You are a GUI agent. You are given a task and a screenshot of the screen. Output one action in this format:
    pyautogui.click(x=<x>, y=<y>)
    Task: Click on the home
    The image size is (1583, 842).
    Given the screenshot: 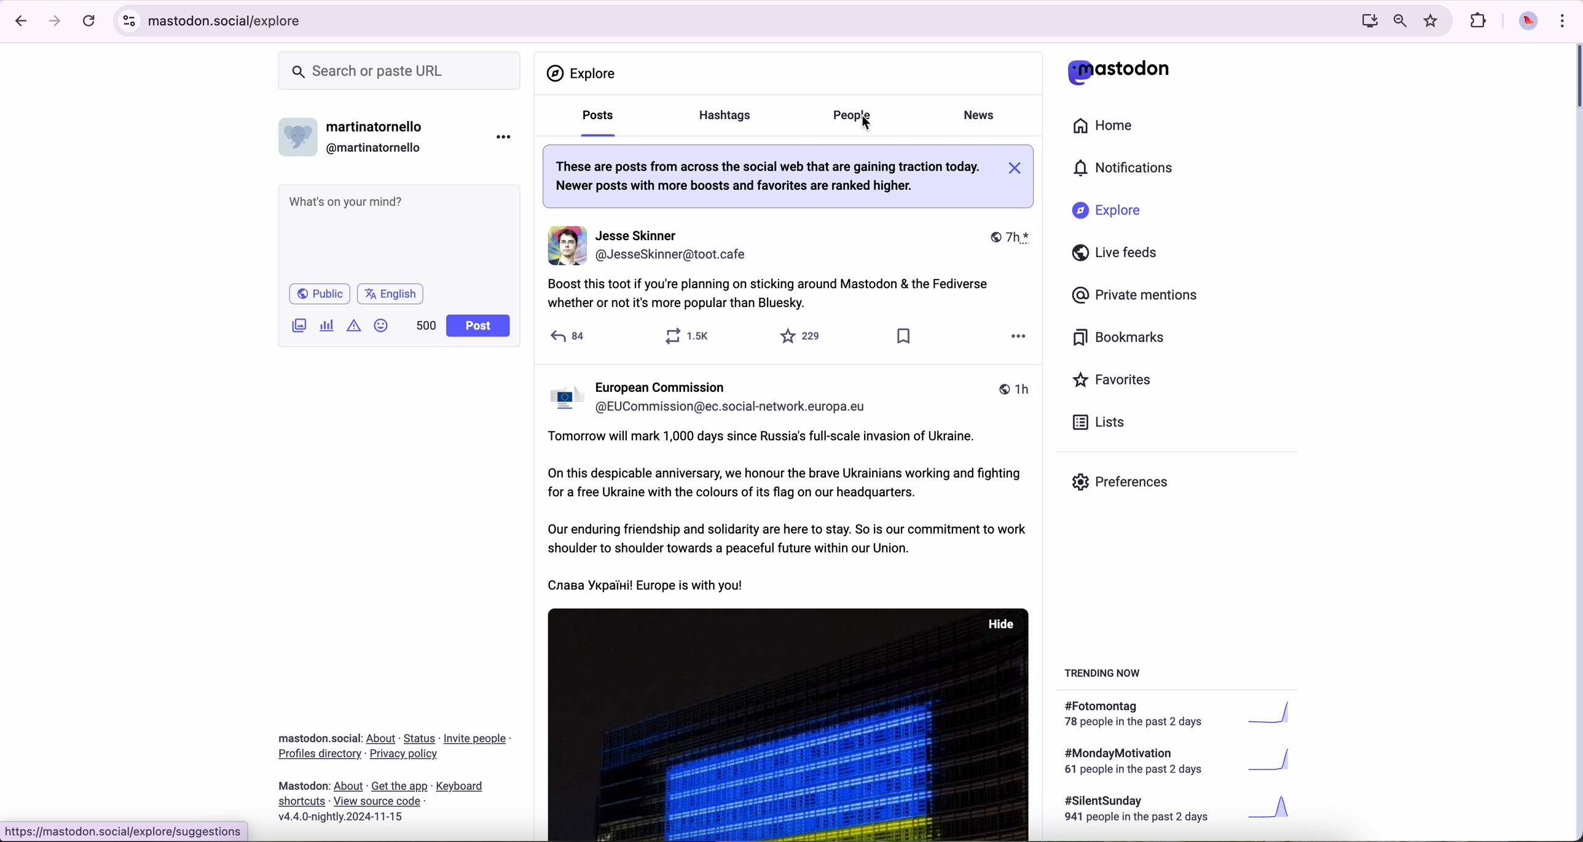 What is the action you would take?
    pyautogui.click(x=1110, y=128)
    